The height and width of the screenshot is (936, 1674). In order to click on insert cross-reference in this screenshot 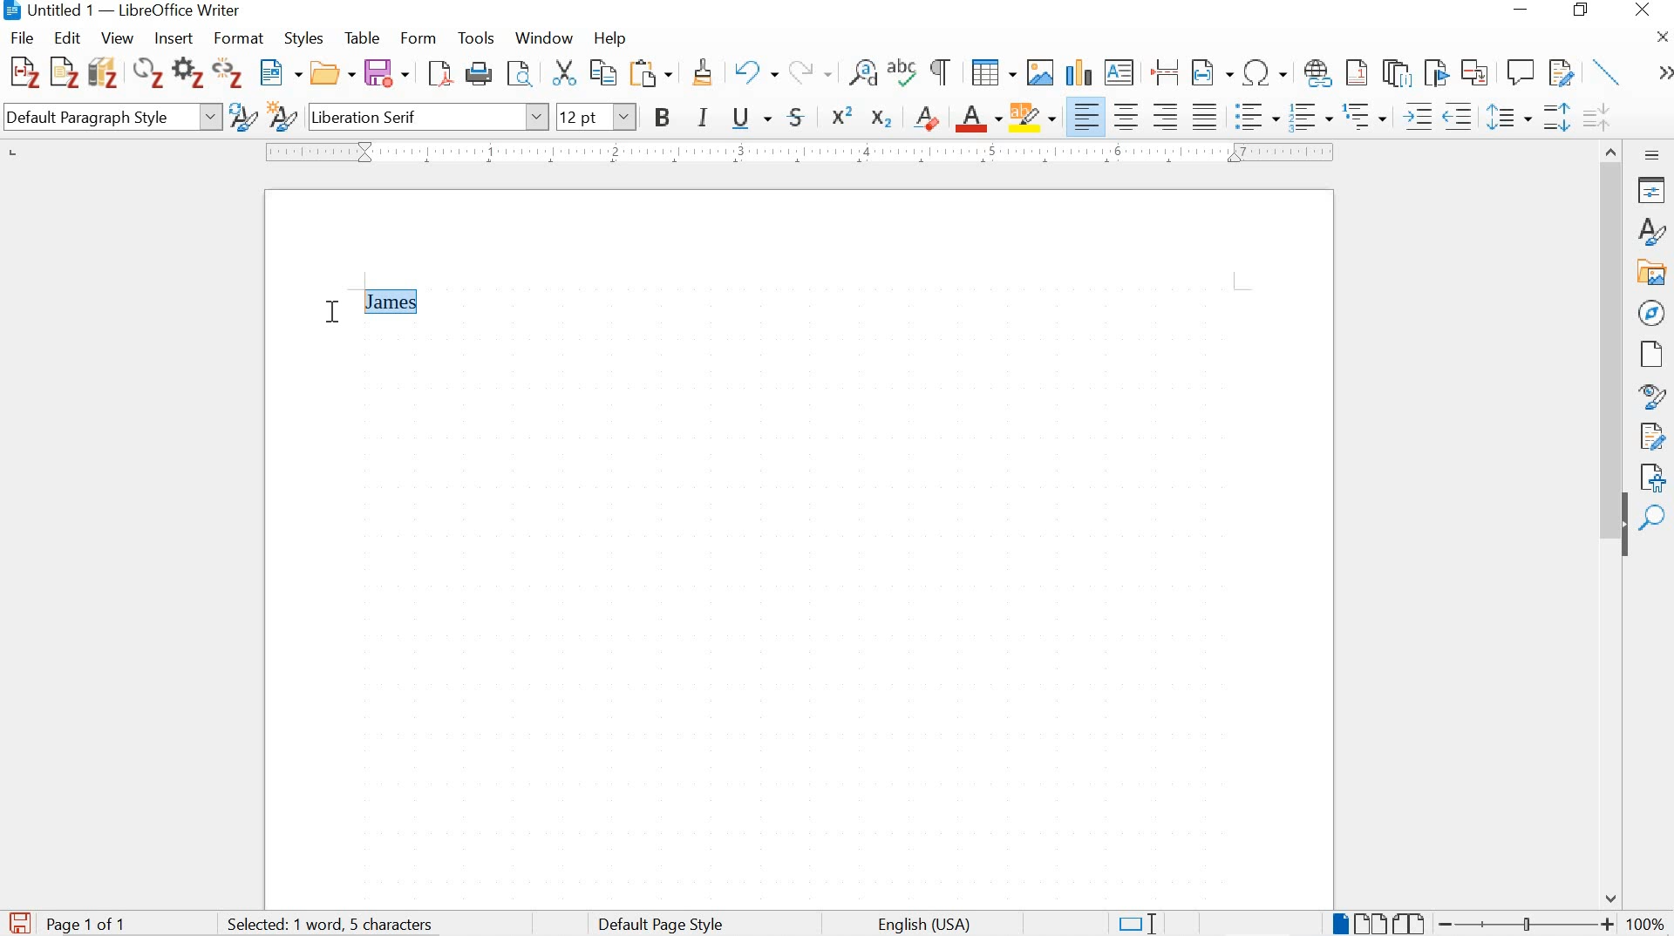, I will do `click(1476, 71)`.